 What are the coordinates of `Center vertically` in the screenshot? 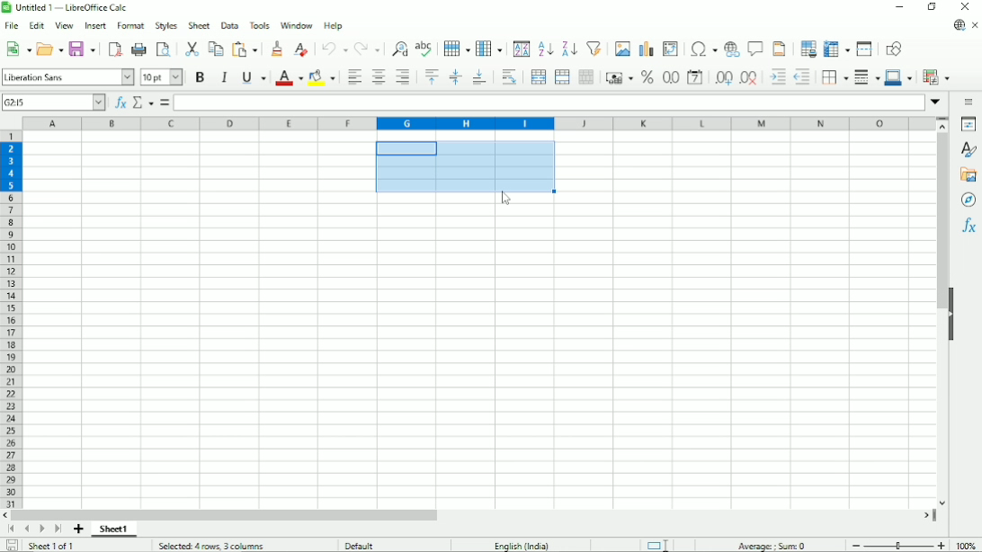 It's located at (455, 77).